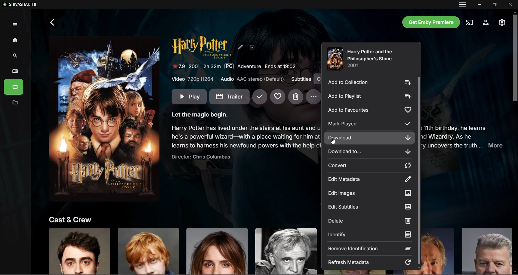 This screenshot has height=275, width=518. I want to click on Download To, so click(369, 151).